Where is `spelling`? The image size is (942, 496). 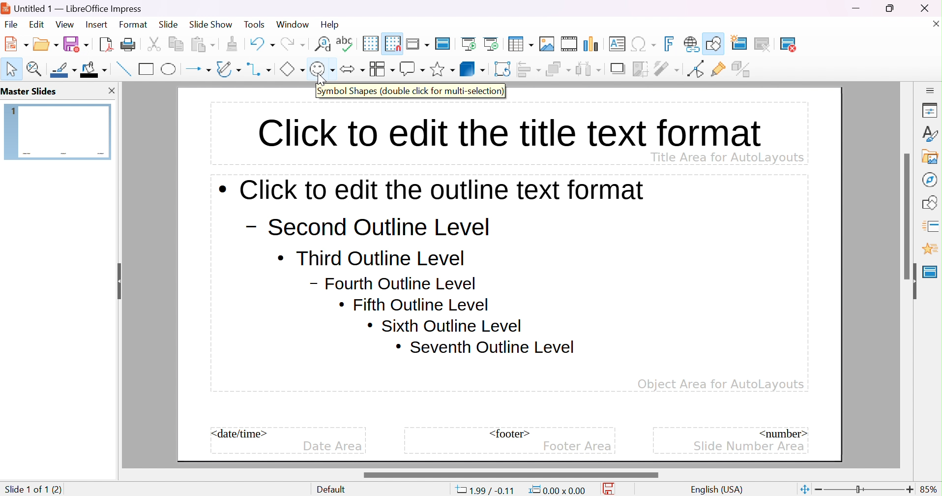 spelling is located at coordinates (345, 41).